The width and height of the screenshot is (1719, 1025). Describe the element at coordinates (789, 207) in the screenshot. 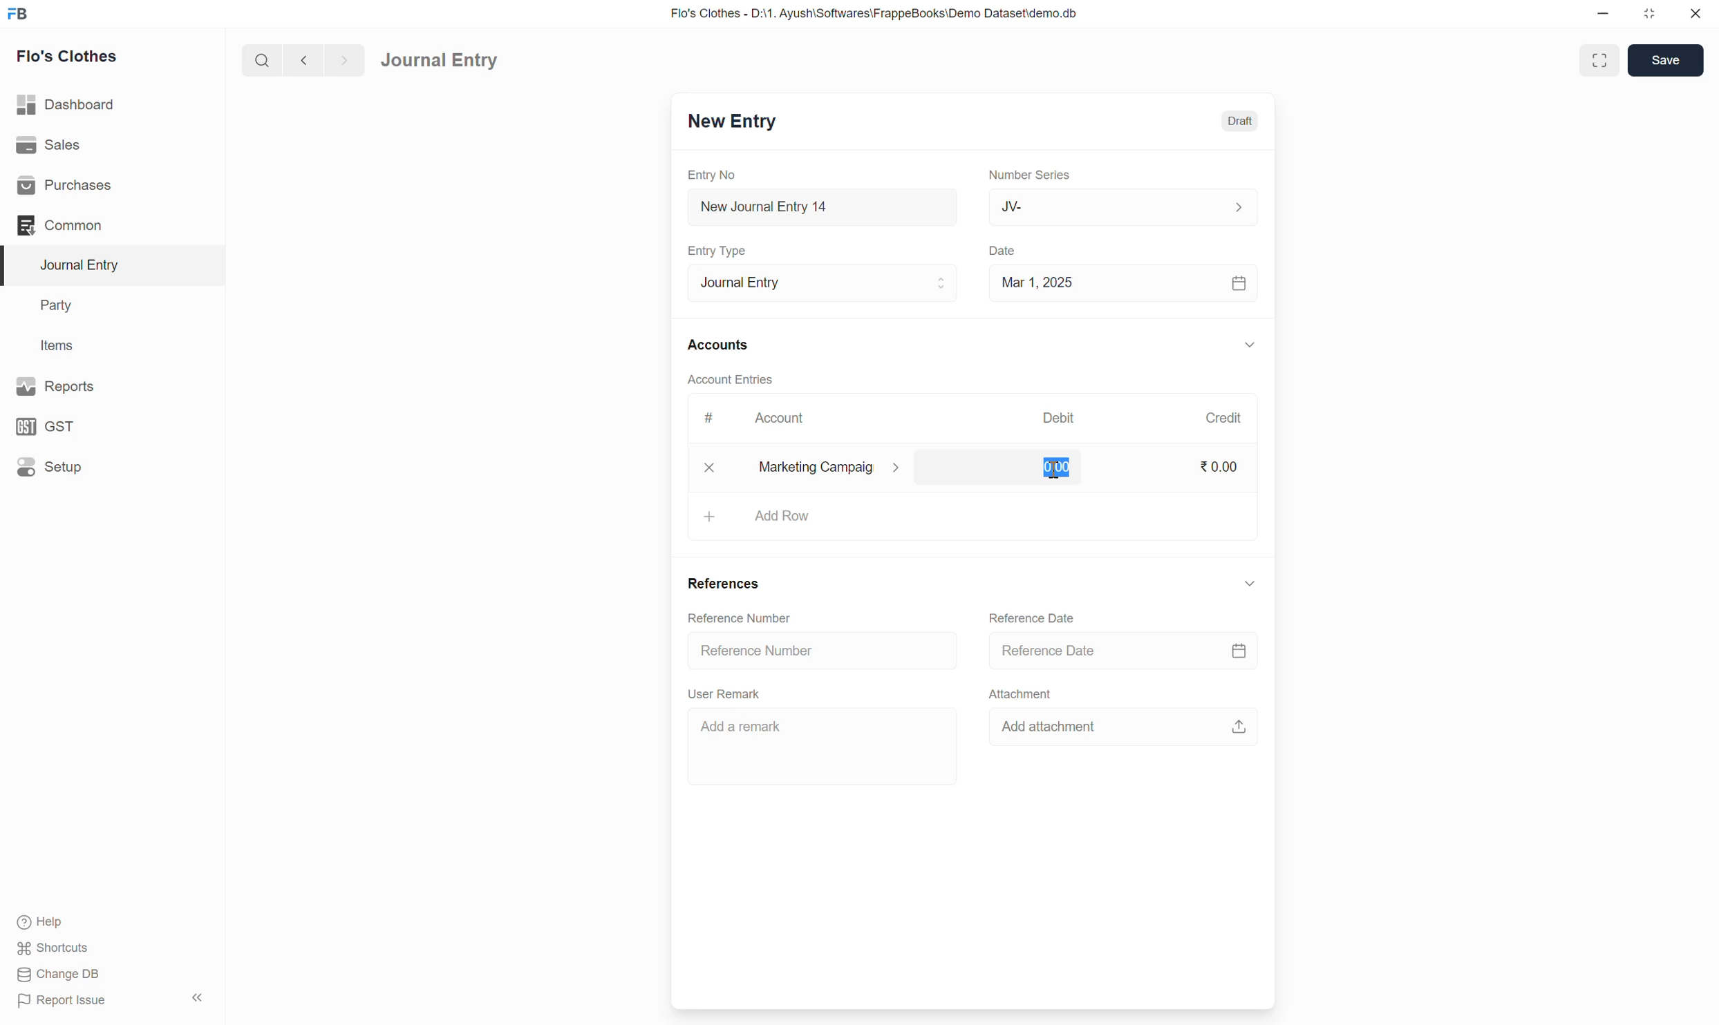

I see `New Journal Entry 14` at that location.